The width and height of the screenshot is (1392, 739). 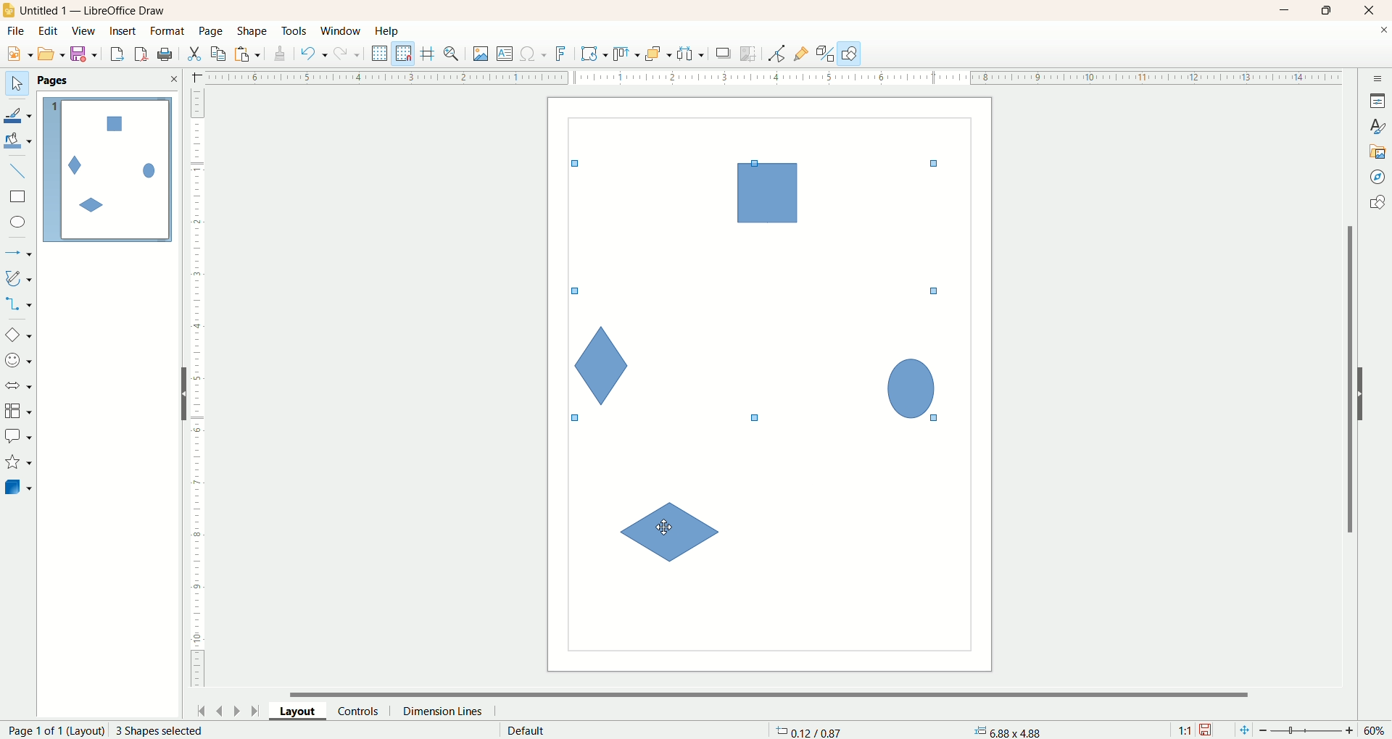 I want to click on dimension lines, so click(x=447, y=711).